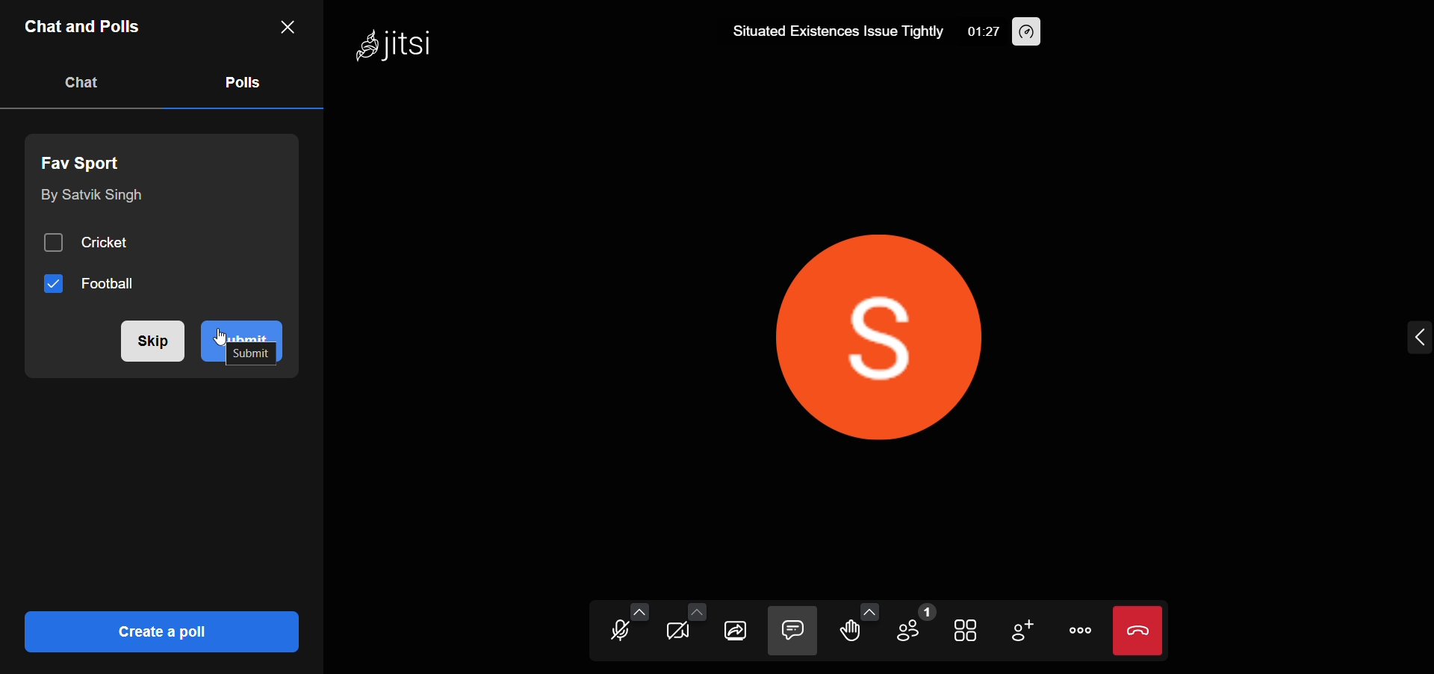 The width and height of the screenshot is (1434, 674). What do you see at coordinates (966, 630) in the screenshot?
I see `tile view` at bounding box center [966, 630].